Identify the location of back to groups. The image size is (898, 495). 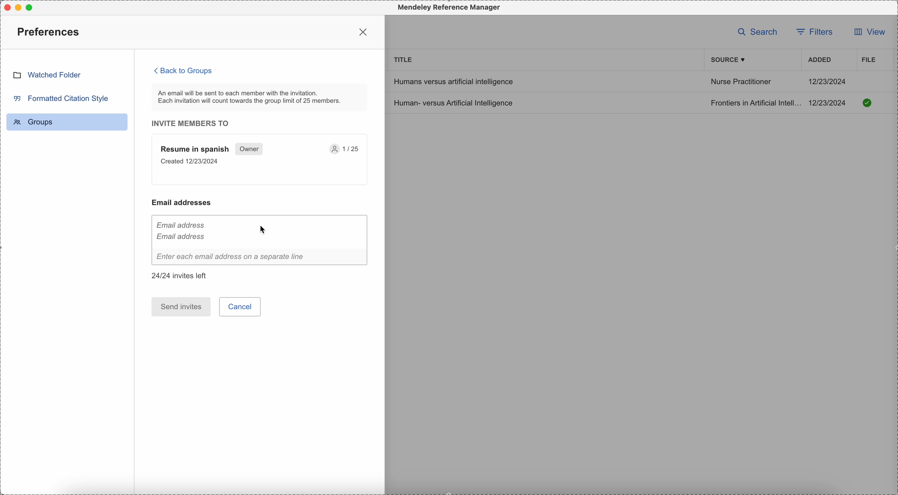
(184, 70).